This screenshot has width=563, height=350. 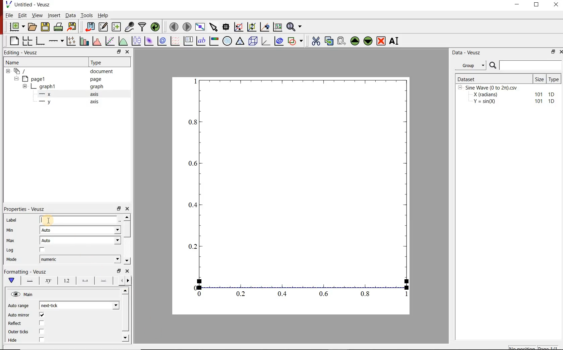 I want to click on Name, so click(x=12, y=62).